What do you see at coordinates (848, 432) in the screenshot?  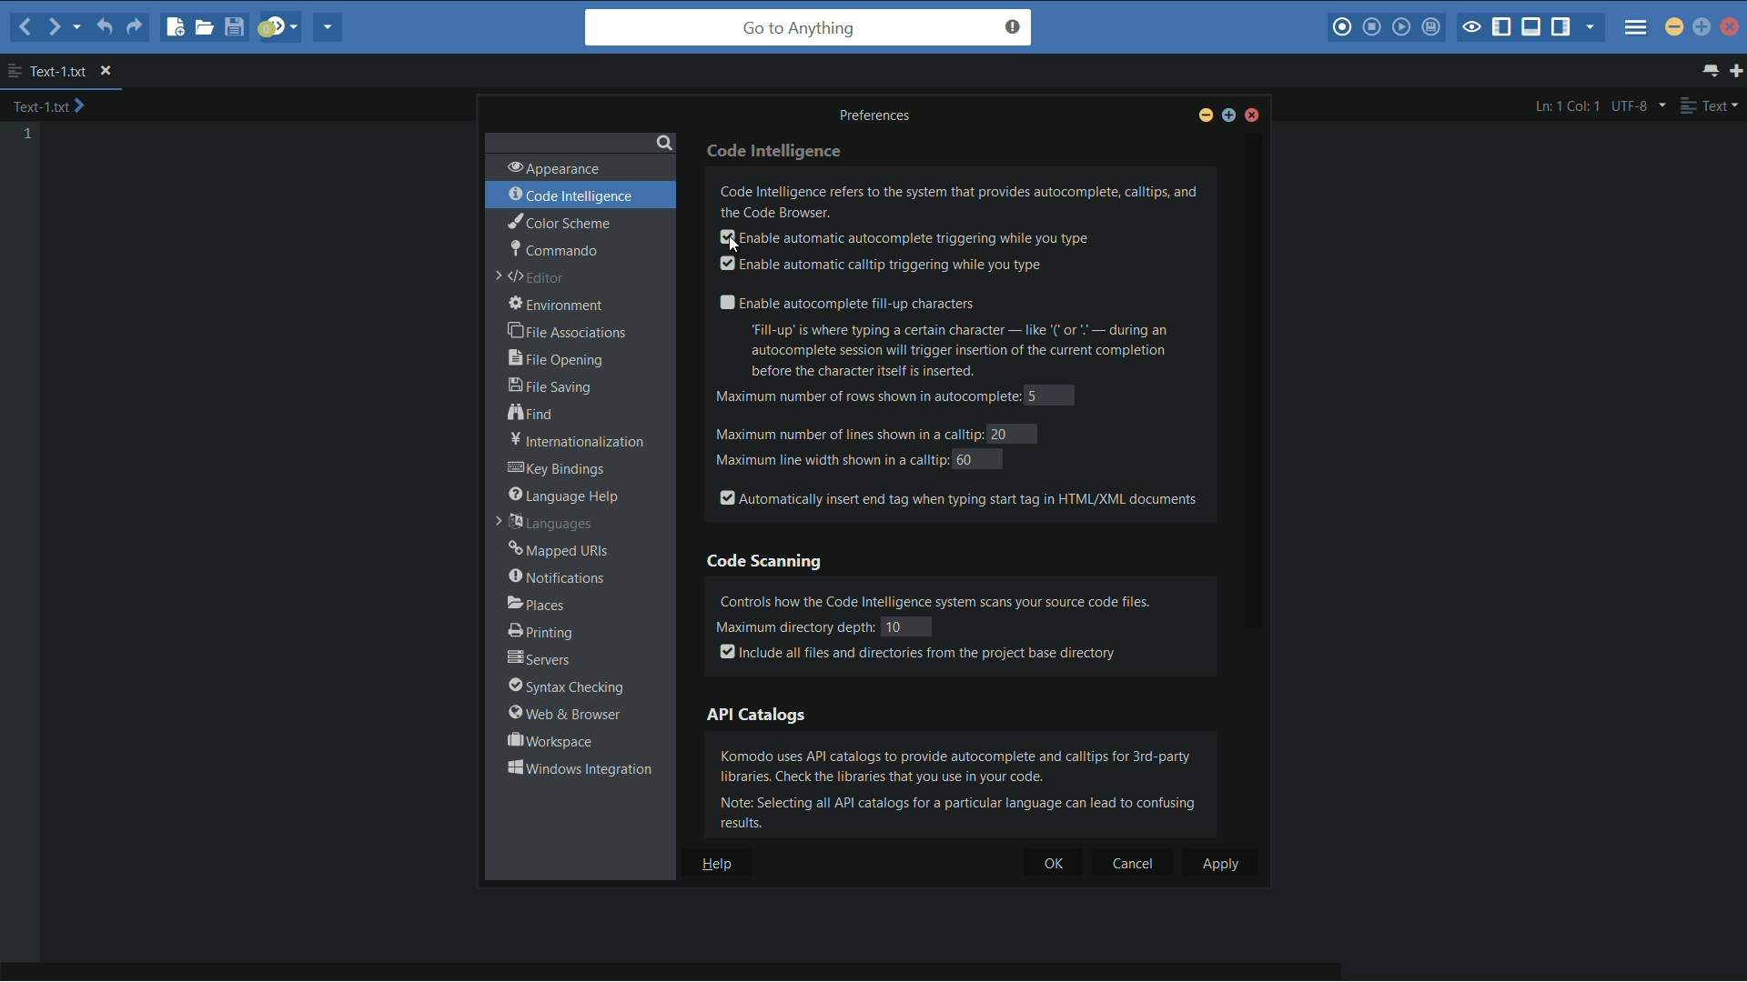 I see `maximum number of lines shown in a calltip:` at bounding box center [848, 432].